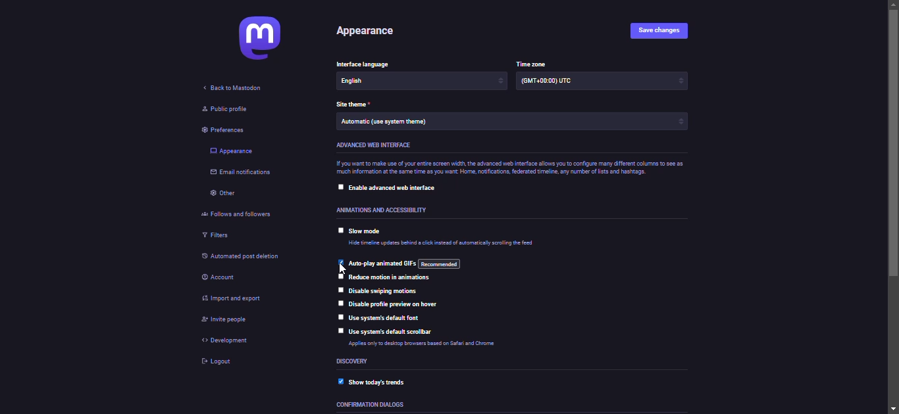 Image resolution: width=899 pixels, height=414 pixels. What do you see at coordinates (363, 62) in the screenshot?
I see `language` at bounding box center [363, 62].